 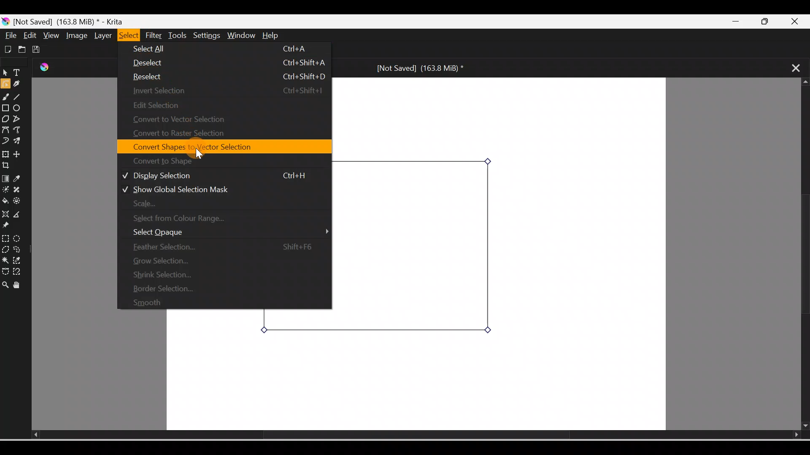 What do you see at coordinates (278, 36) in the screenshot?
I see `Help` at bounding box center [278, 36].